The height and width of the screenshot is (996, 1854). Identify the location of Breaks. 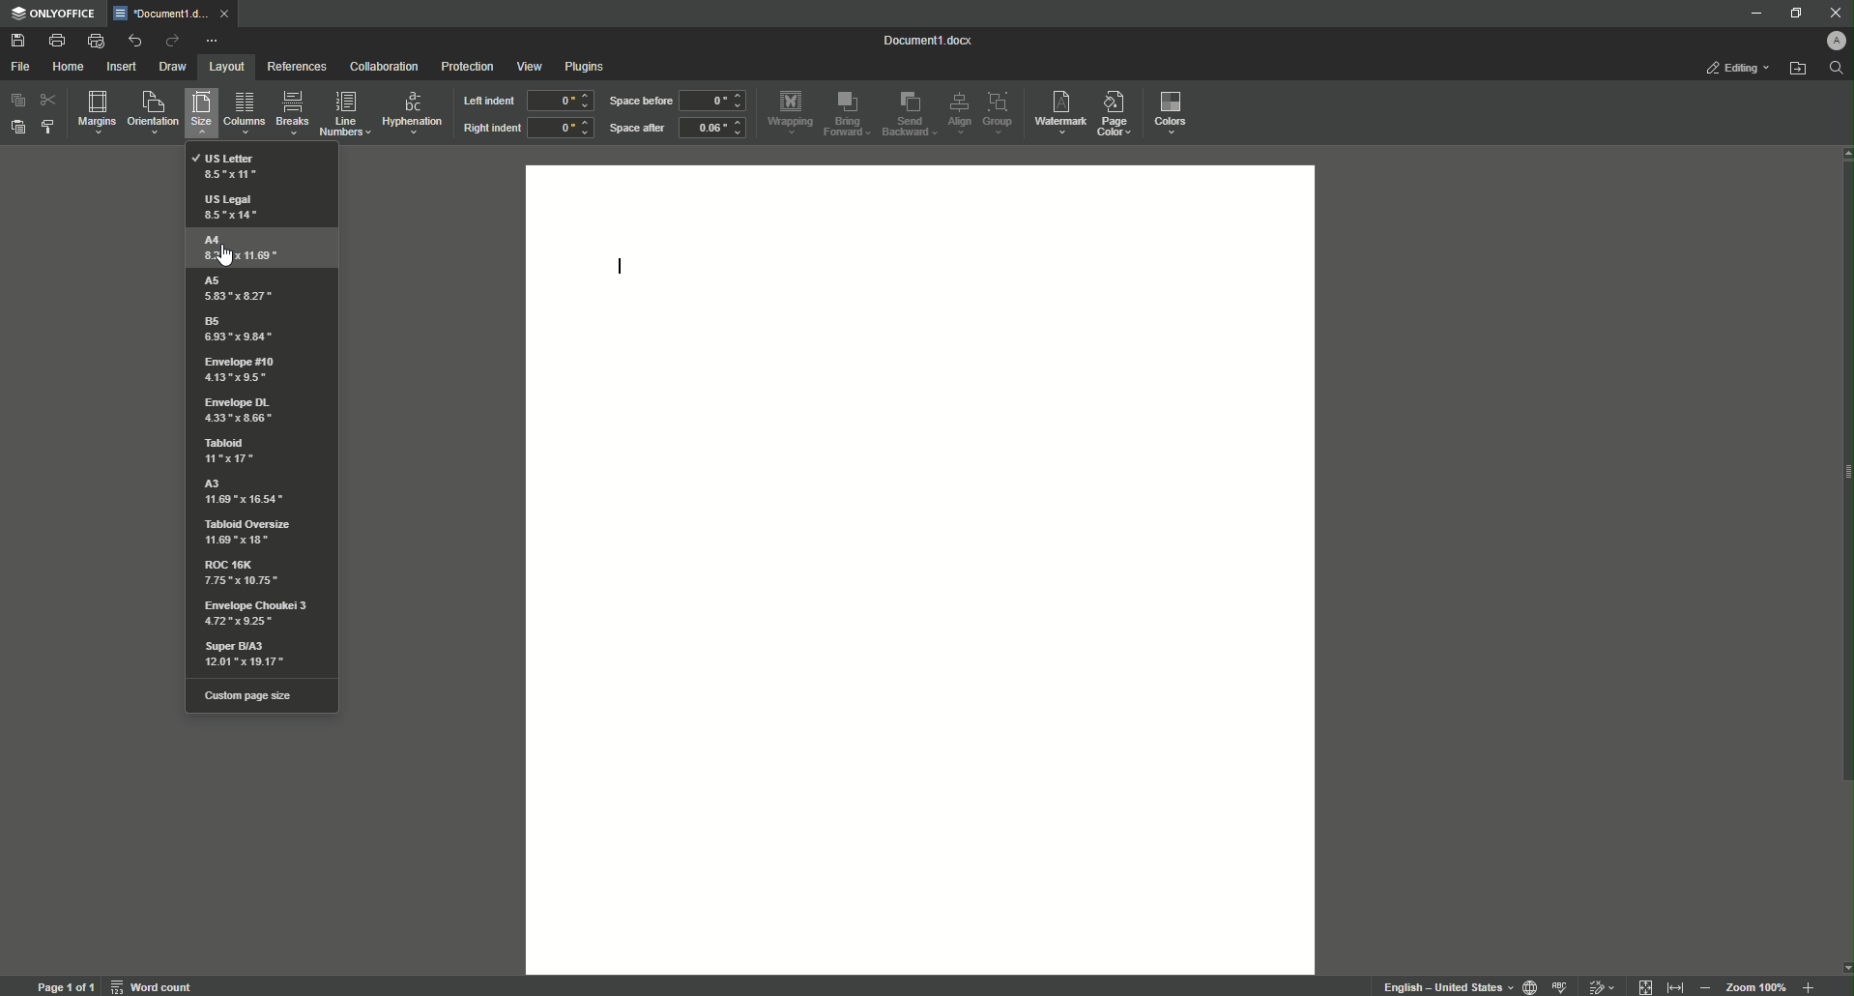
(293, 114).